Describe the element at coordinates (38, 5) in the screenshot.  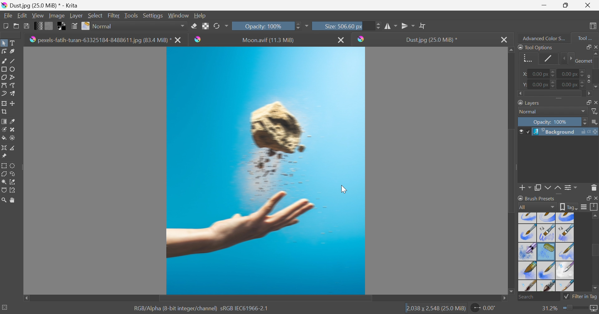
I see `Dust.jpg (25.0 MB)` at that location.